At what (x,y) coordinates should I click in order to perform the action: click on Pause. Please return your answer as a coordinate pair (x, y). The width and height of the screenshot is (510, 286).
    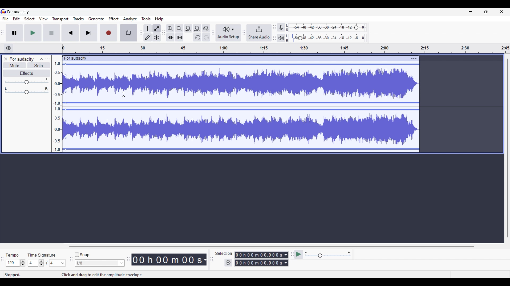
    Looking at the image, I should click on (14, 33).